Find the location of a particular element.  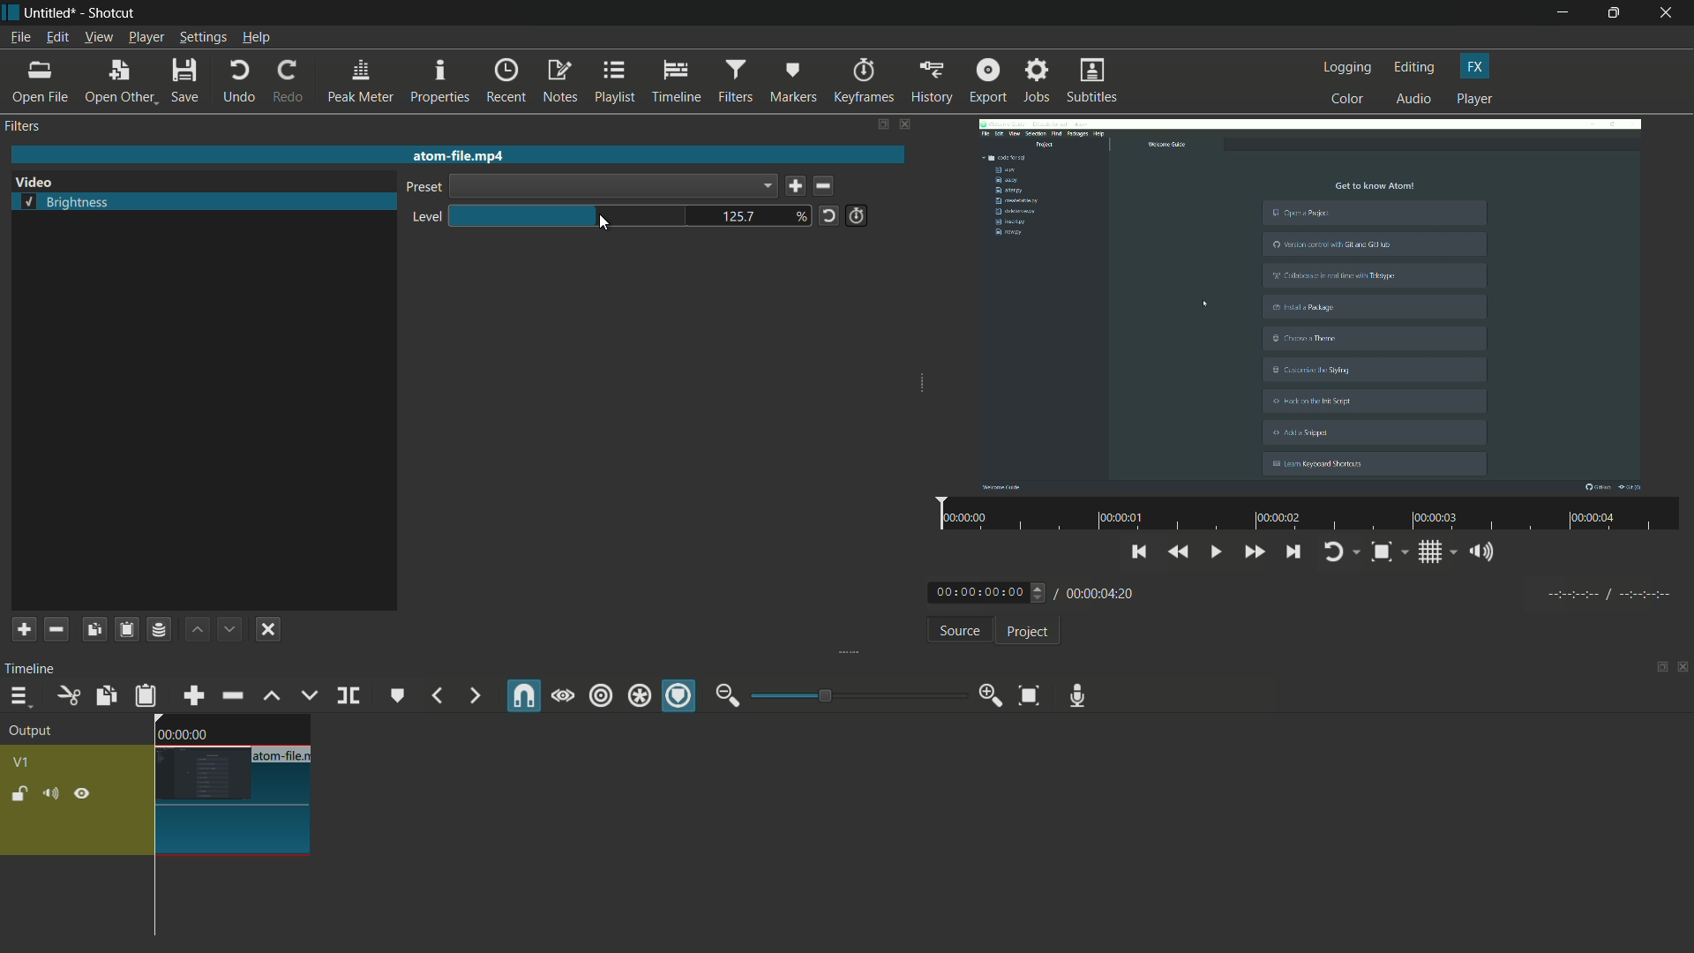

/ 00:00:04:20 (total time) is located at coordinates (1098, 590).